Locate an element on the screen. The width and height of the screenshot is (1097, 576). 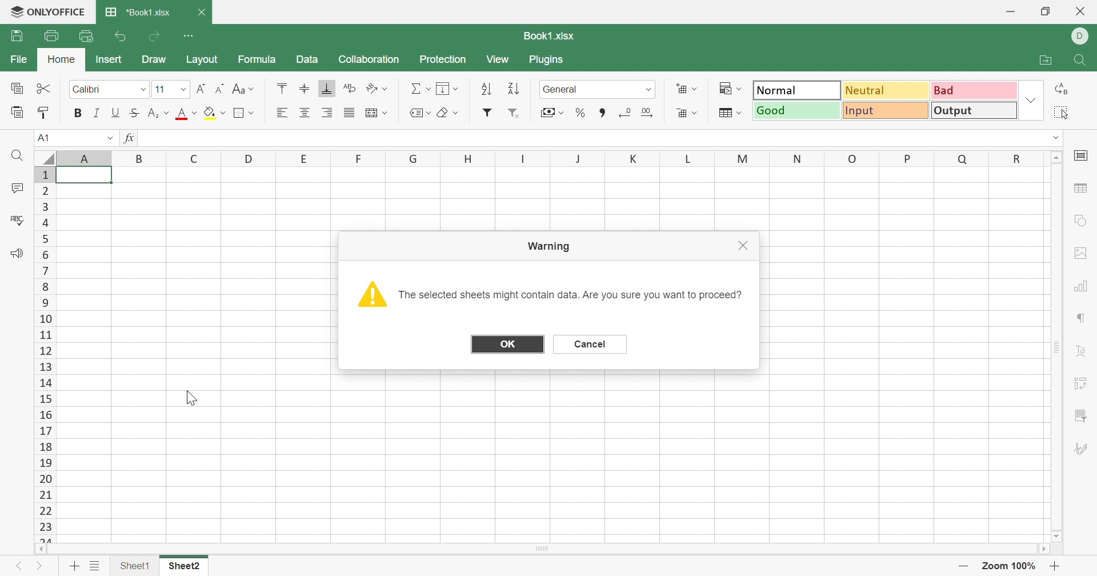
Scroll Down is located at coordinates (1058, 537).